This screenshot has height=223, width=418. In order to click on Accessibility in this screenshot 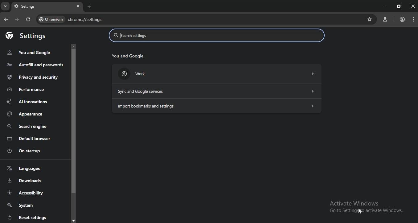, I will do `click(26, 193)`.